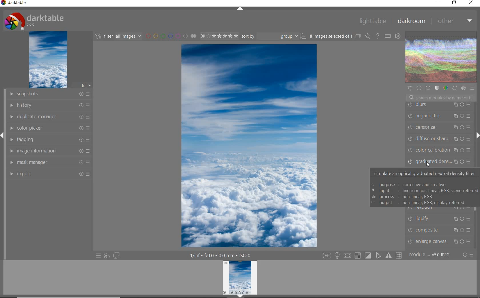 The height and width of the screenshot is (298, 480). Describe the element at coordinates (107, 256) in the screenshot. I see `QUICK ACCESS FOR APLYING ANY OF YOUR STYLES` at that location.